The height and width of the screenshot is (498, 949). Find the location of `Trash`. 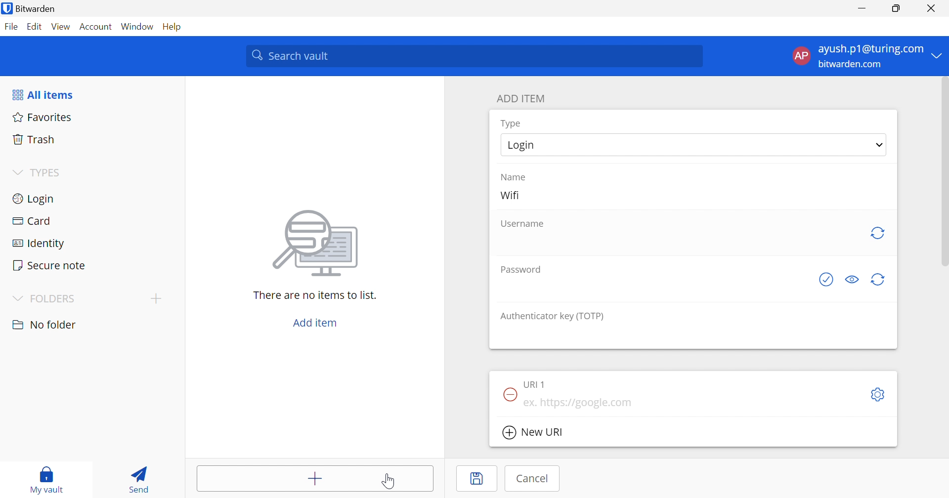

Trash is located at coordinates (34, 138).